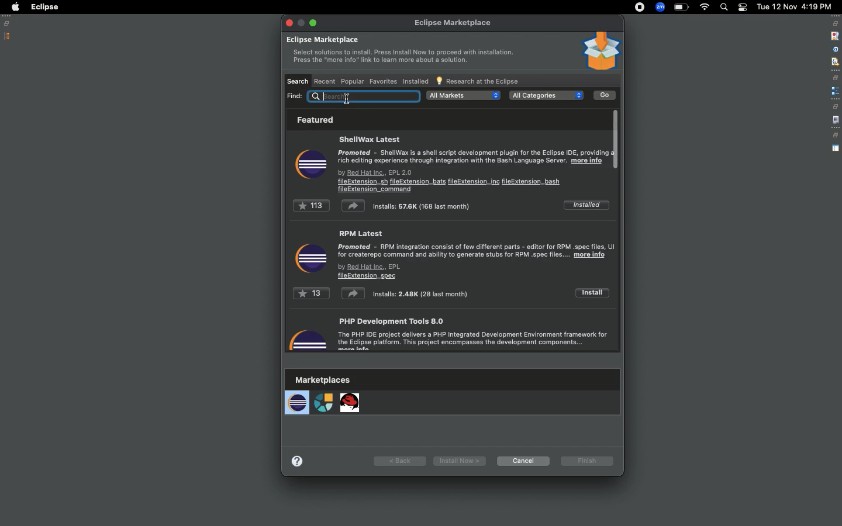 This screenshot has width=842, height=526. Describe the element at coordinates (522, 461) in the screenshot. I see `Cancel` at that location.